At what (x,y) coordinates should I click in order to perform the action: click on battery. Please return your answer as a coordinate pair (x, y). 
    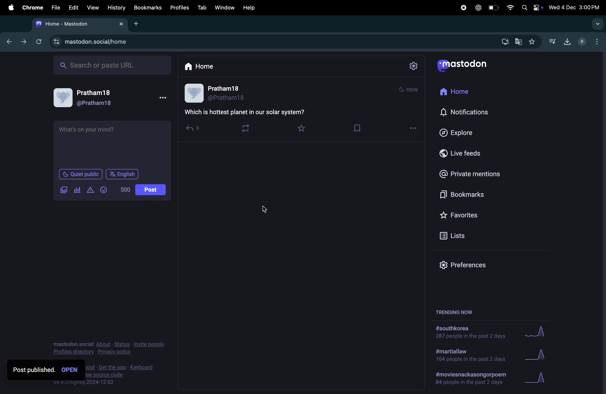
    Looking at the image, I should click on (493, 8).